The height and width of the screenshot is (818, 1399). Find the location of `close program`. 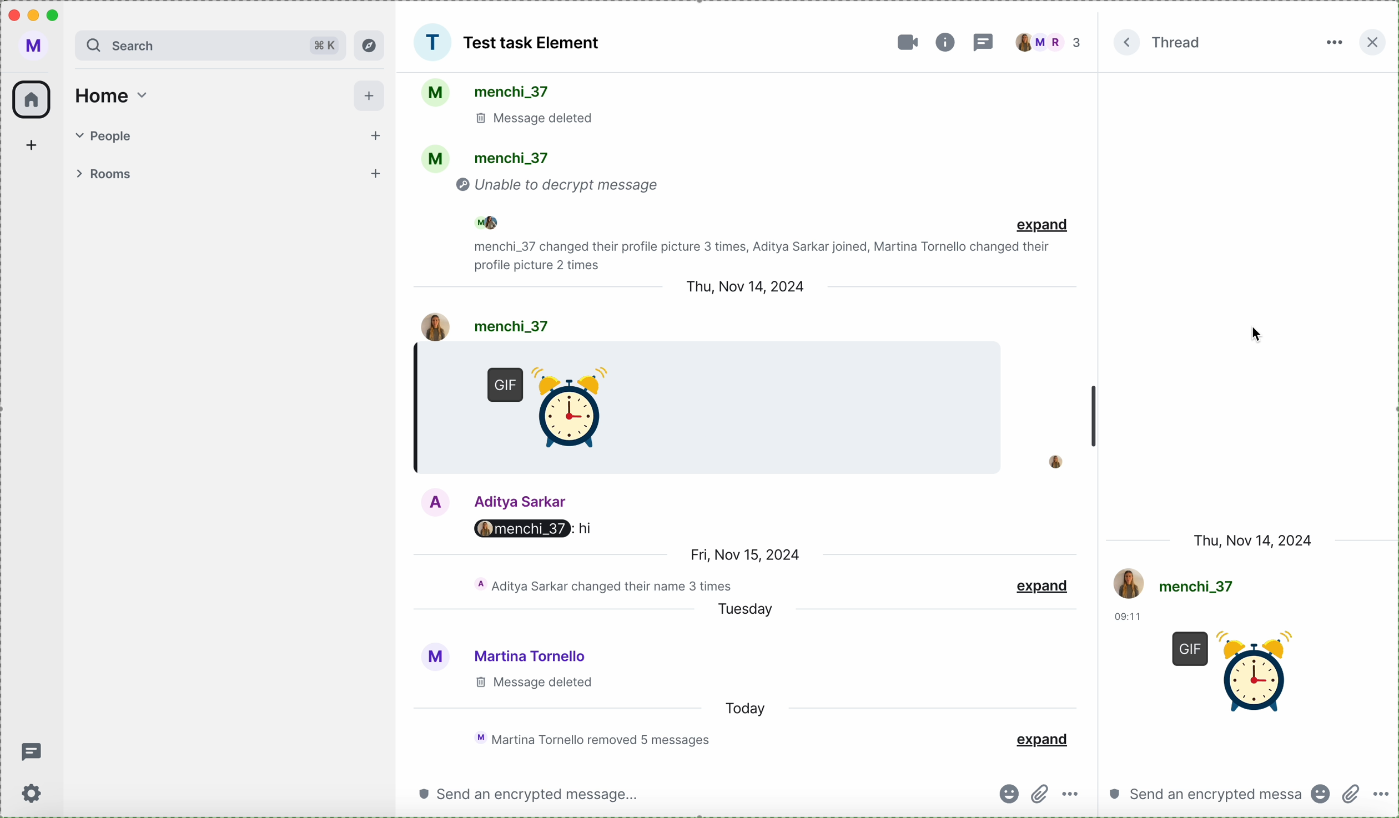

close program is located at coordinates (12, 14).